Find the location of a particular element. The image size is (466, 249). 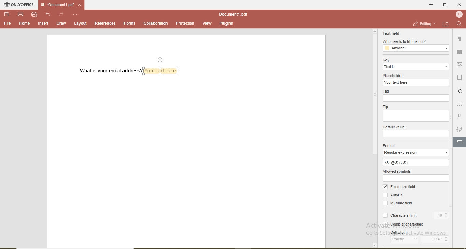

onlyoffice is located at coordinates (20, 5).